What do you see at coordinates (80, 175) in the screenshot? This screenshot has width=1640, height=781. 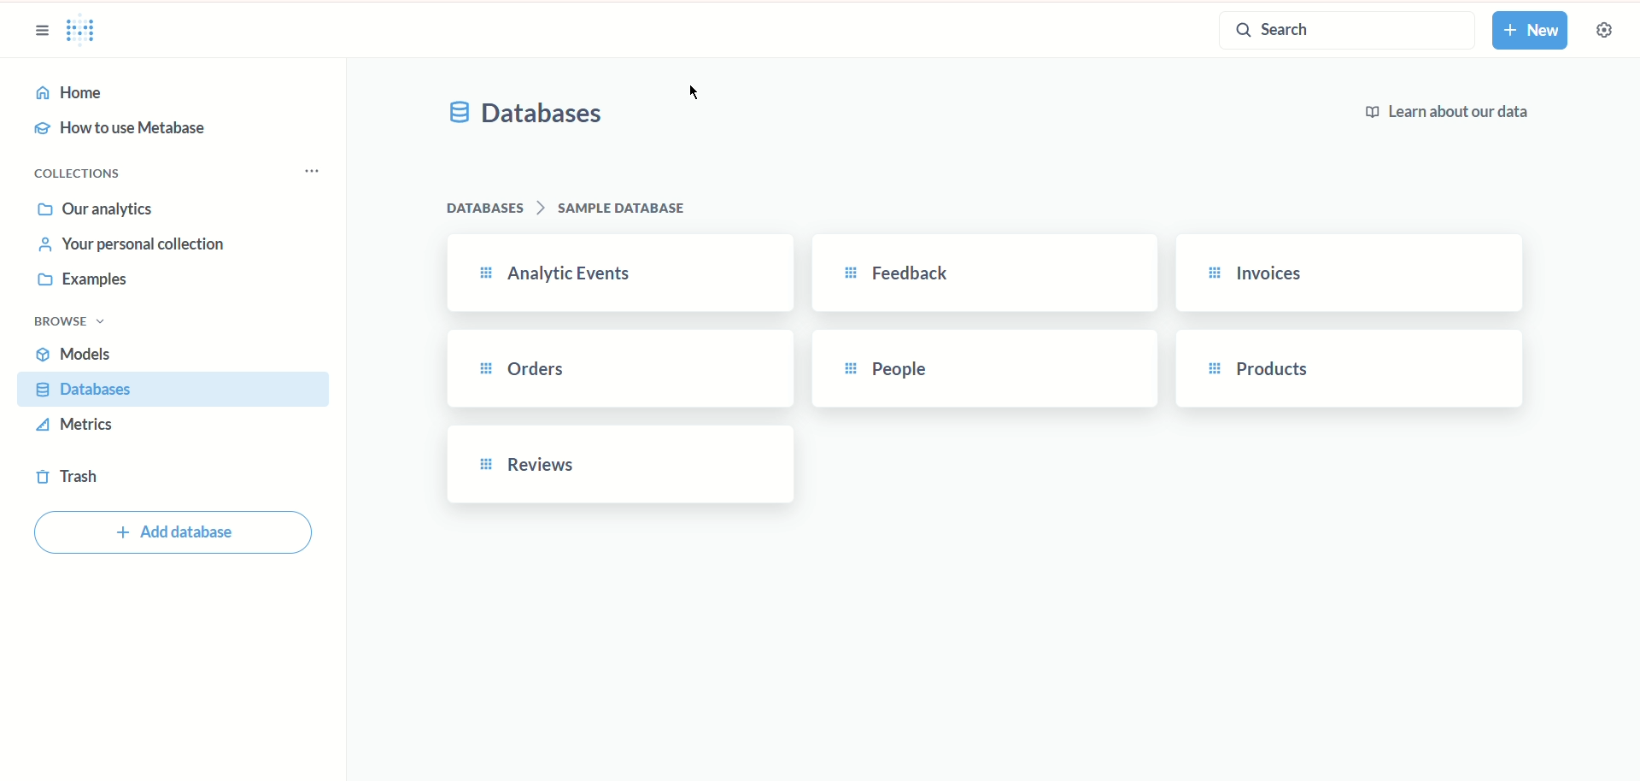 I see `collections` at bounding box center [80, 175].